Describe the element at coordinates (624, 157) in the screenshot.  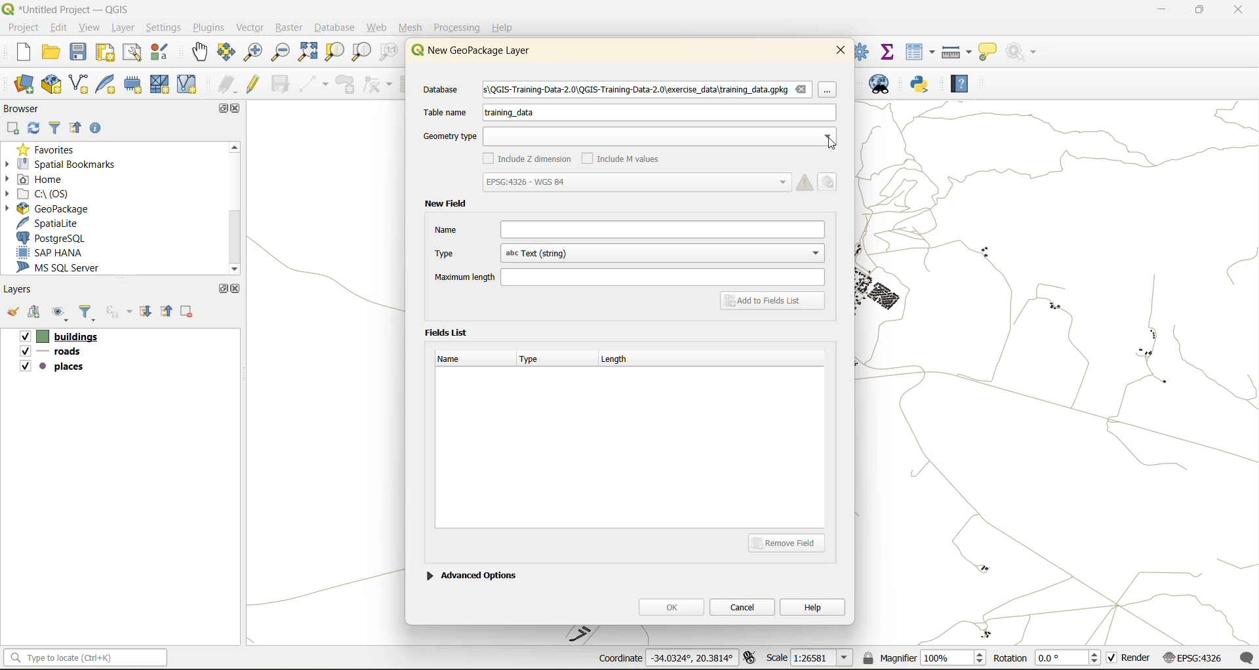
I see `include m values` at that location.